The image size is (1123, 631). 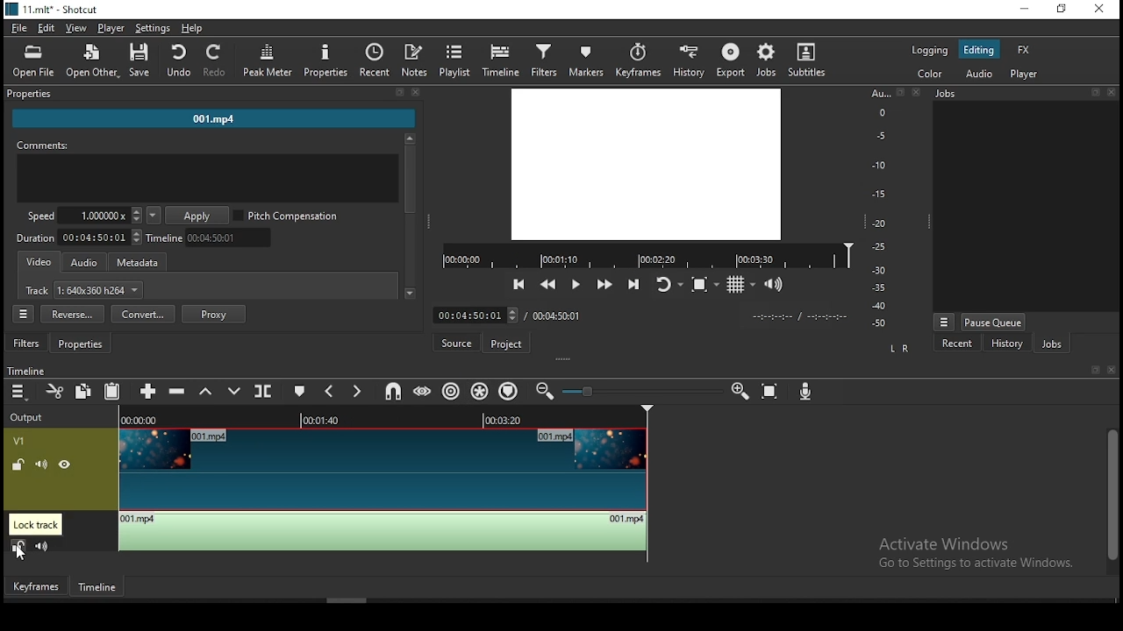 I want to click on audio, so click(x=977, y=74).